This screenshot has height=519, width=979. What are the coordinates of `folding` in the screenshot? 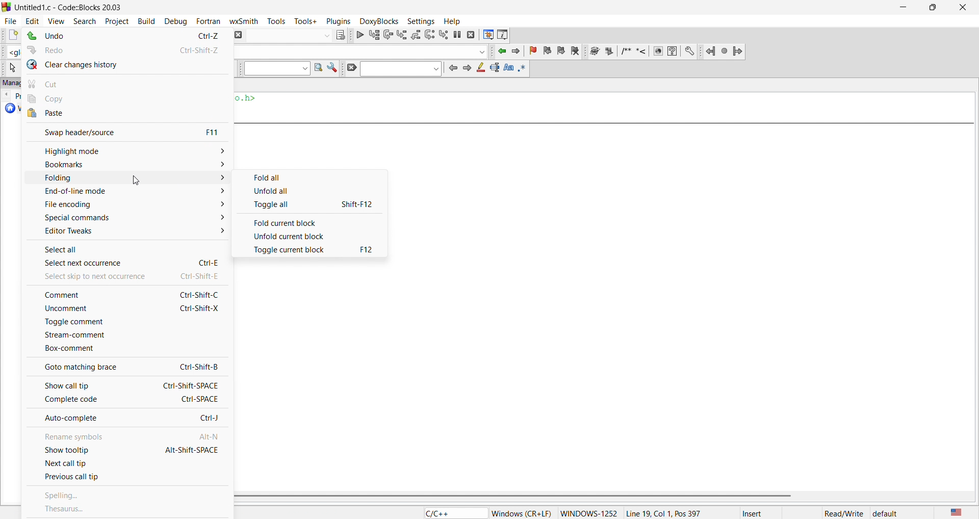 It's located at (126, 178).